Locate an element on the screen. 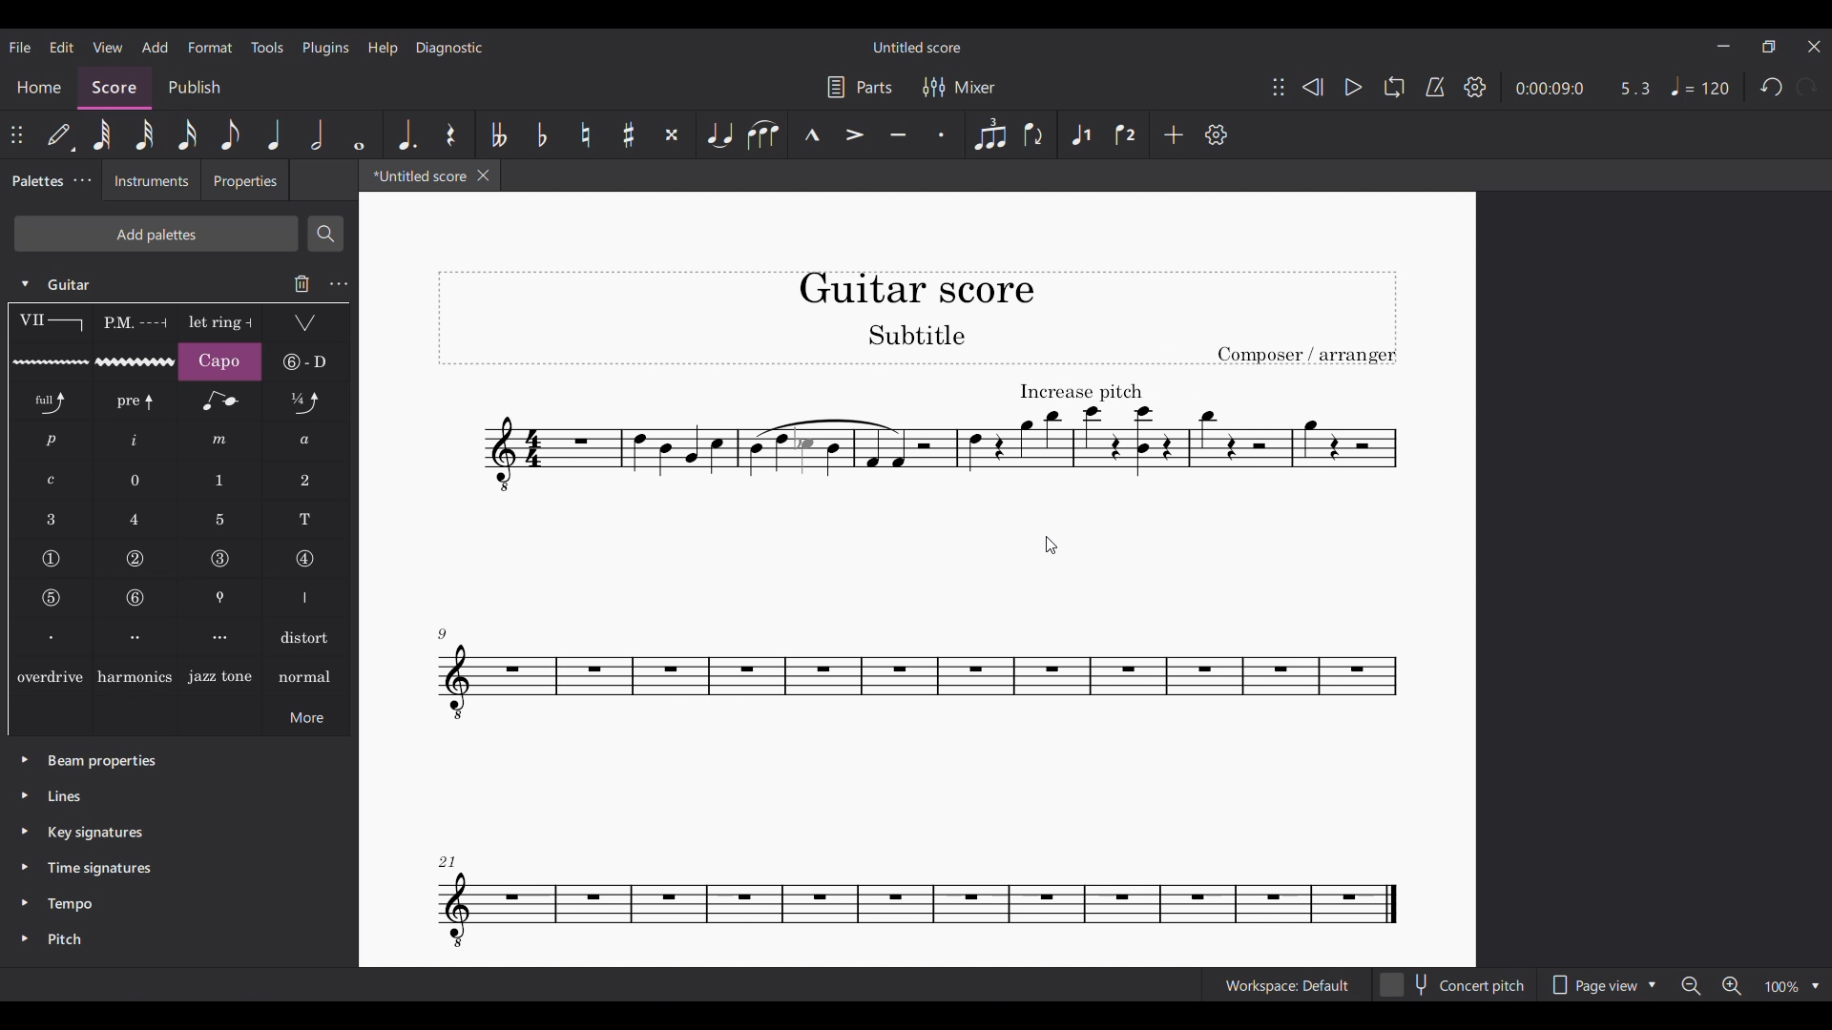  Settings is located at coordinates (1475, 87).